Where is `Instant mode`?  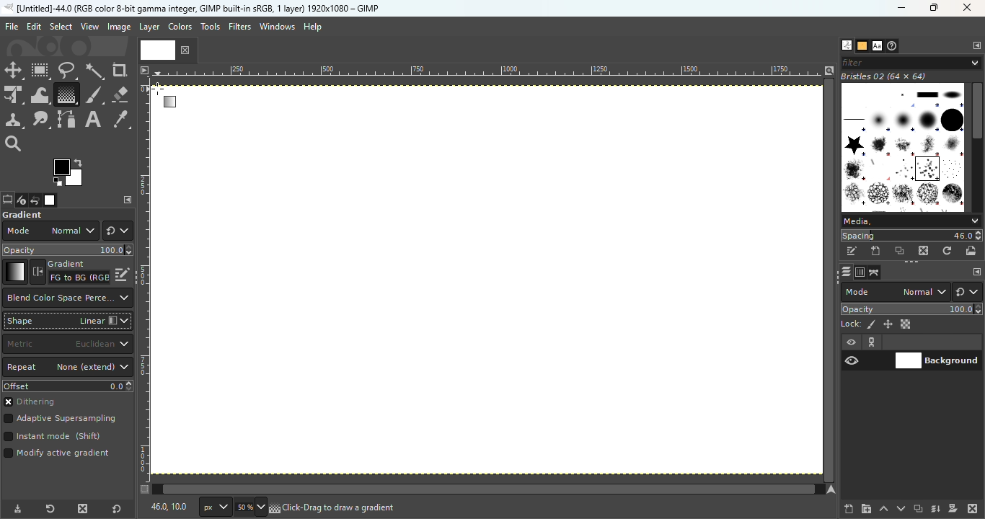
Instant mode is located at coordinates (51, 438).